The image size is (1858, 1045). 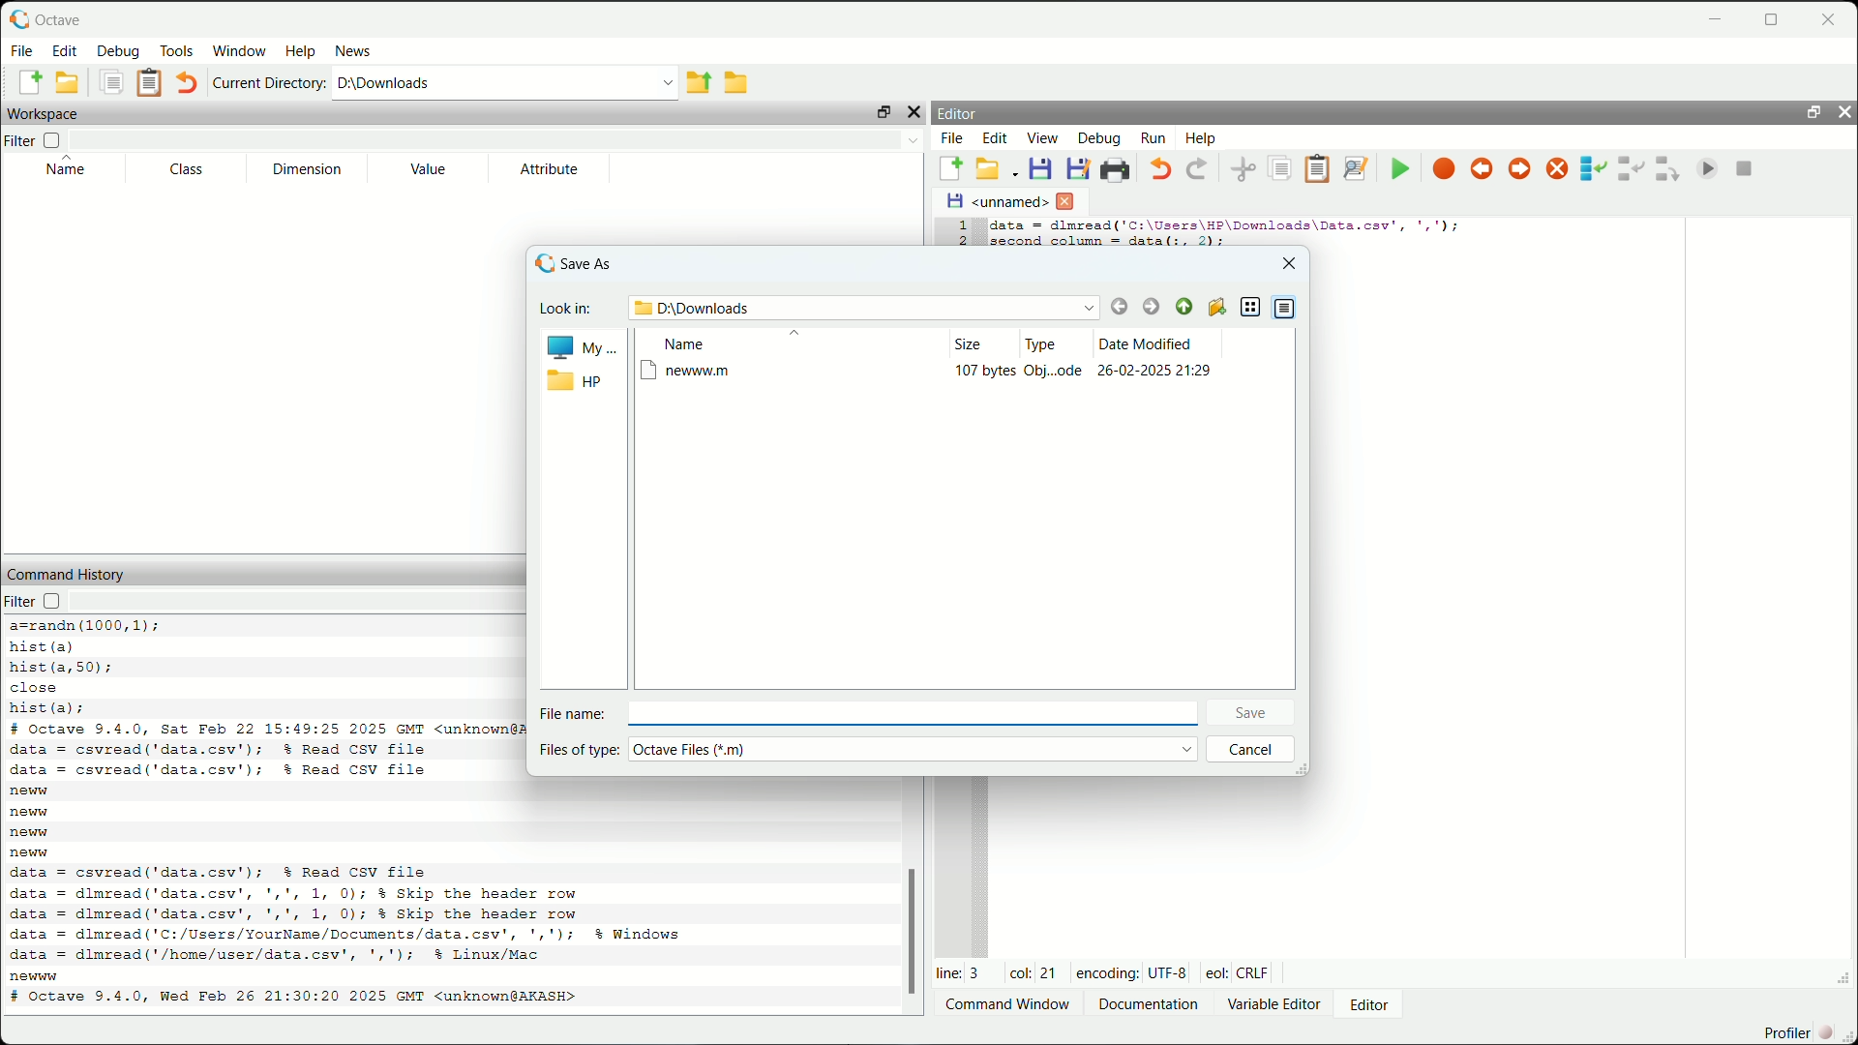 What do you see at coordinates (577, 749) in the screenshot?
I see `files of type` at bounding box center [577, 749].